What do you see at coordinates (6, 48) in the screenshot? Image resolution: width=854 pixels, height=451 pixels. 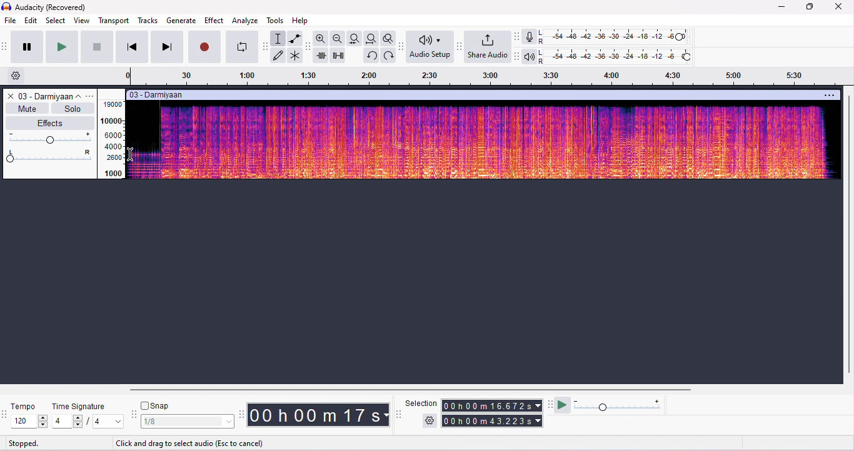 I see `transport toolbar` at bounding box center [6, 48].